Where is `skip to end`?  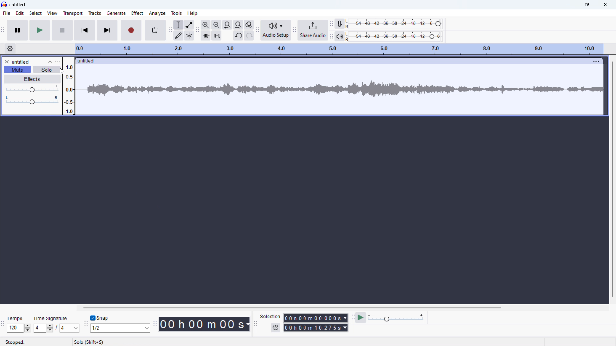 skip to end is located at coordinates (107, 30).